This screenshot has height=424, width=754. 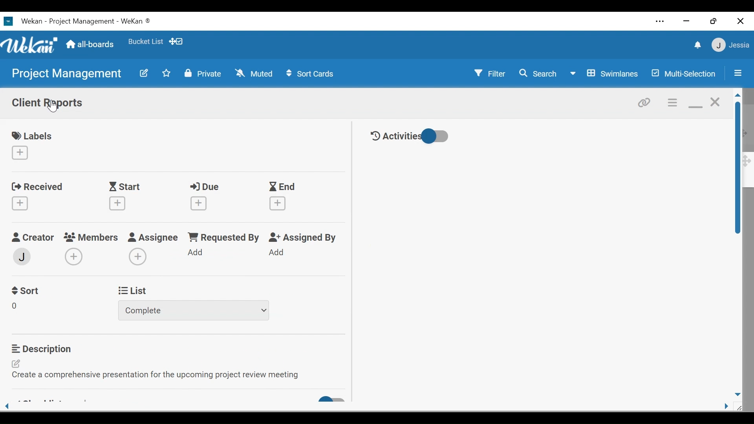 I want to click on Close, so click(x=715, y=101).